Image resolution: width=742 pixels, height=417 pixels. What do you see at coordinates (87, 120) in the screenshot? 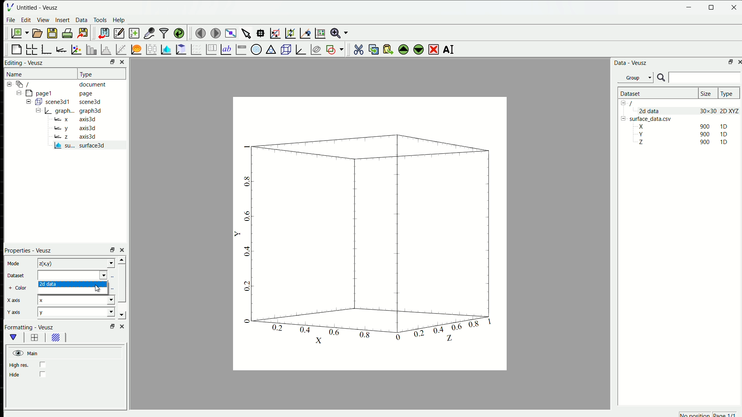
I see `axis3d` at bounding box center [87, 120].